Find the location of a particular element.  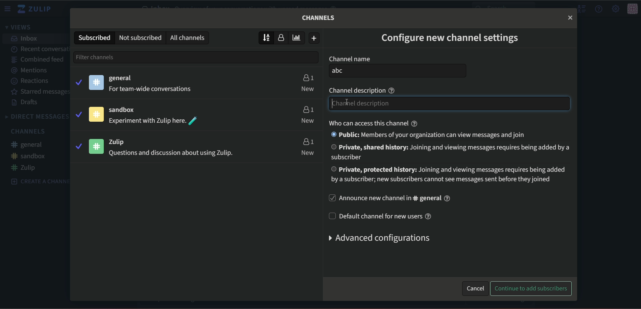

for team-wide conversatuons is located at coordinates (152, 89).